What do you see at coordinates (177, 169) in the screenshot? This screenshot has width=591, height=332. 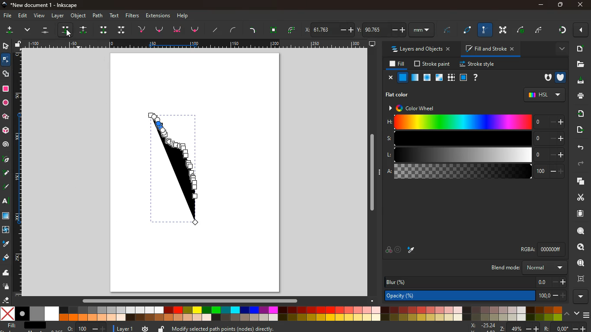 I see `draw` at bounding box center [177, 169].